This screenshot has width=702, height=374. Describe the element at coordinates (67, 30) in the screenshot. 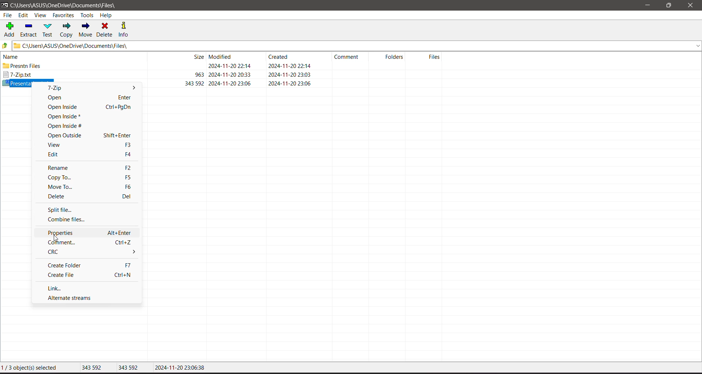

I see `Copy` at that location.